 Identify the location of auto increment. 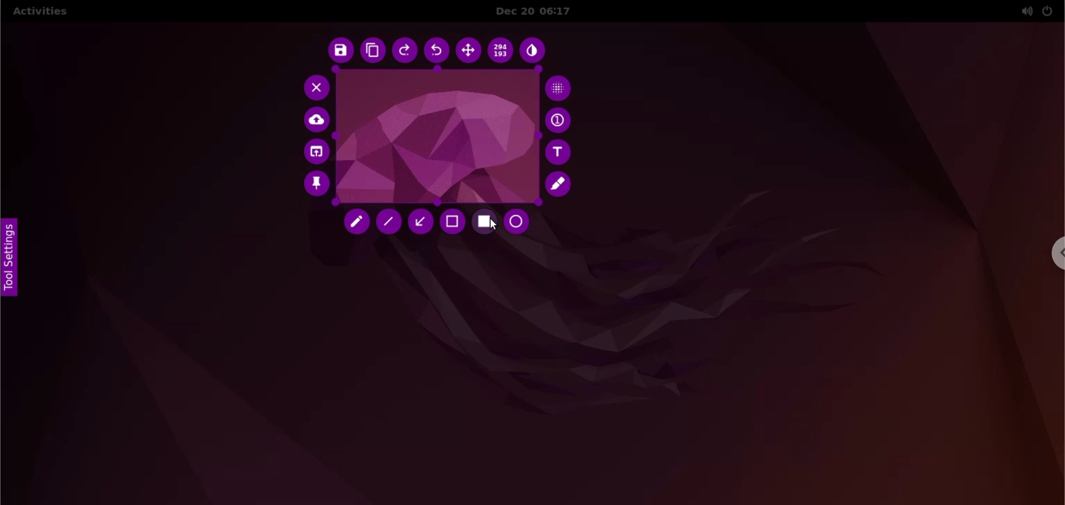
(560, 120).